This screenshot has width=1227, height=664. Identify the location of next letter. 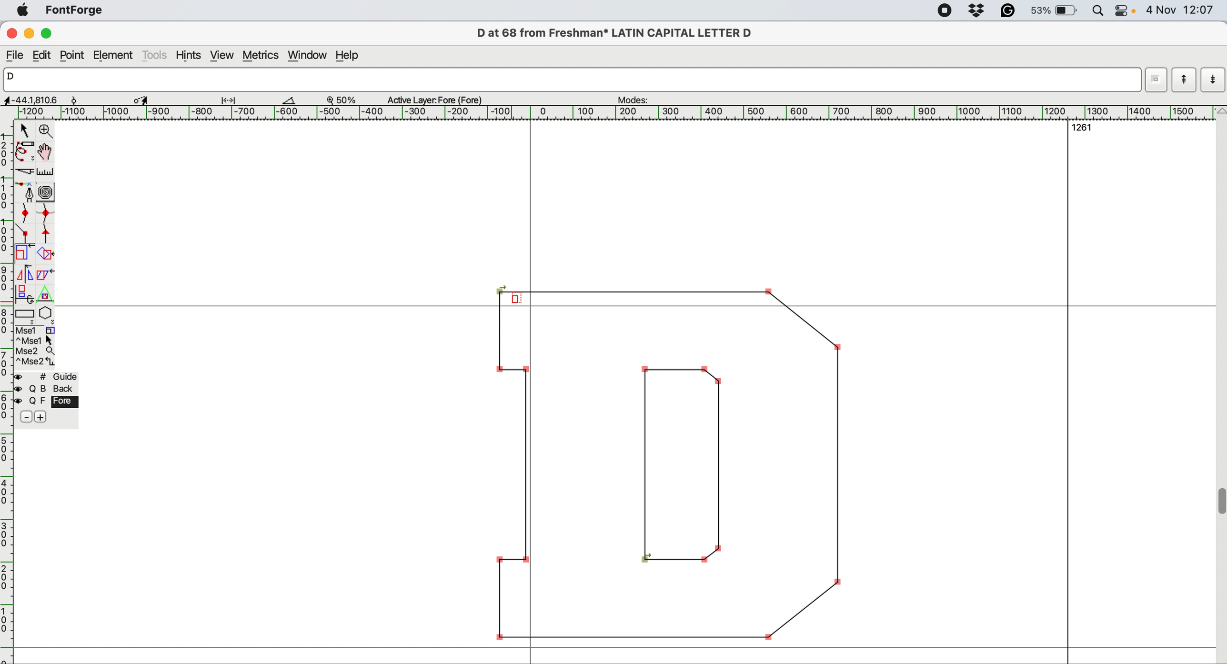
(1214, 81).